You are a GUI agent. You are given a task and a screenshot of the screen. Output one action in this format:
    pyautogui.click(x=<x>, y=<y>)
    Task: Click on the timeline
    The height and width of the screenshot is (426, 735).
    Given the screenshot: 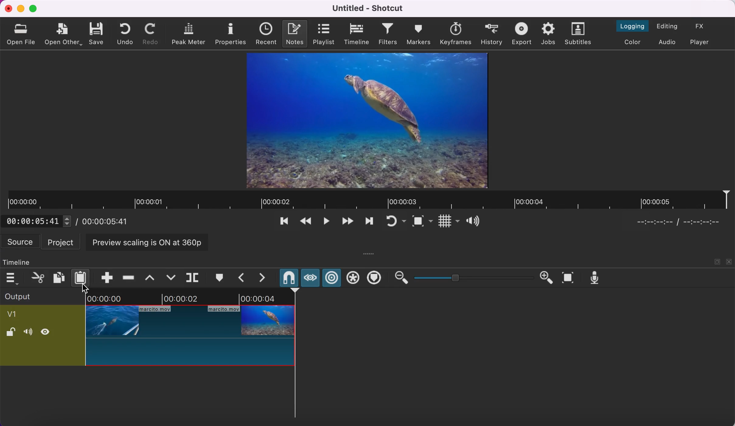 What is the action you would take?
    pyautogui.click(x=357, y=34)
    